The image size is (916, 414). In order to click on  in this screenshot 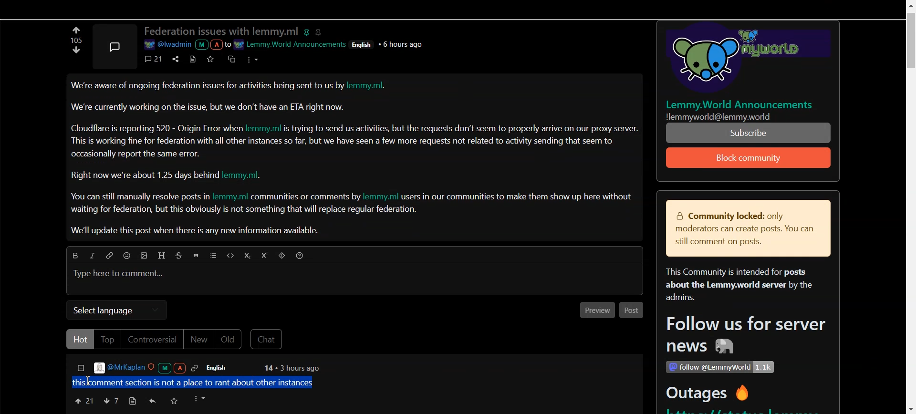, I will do `click(403, 44)`.